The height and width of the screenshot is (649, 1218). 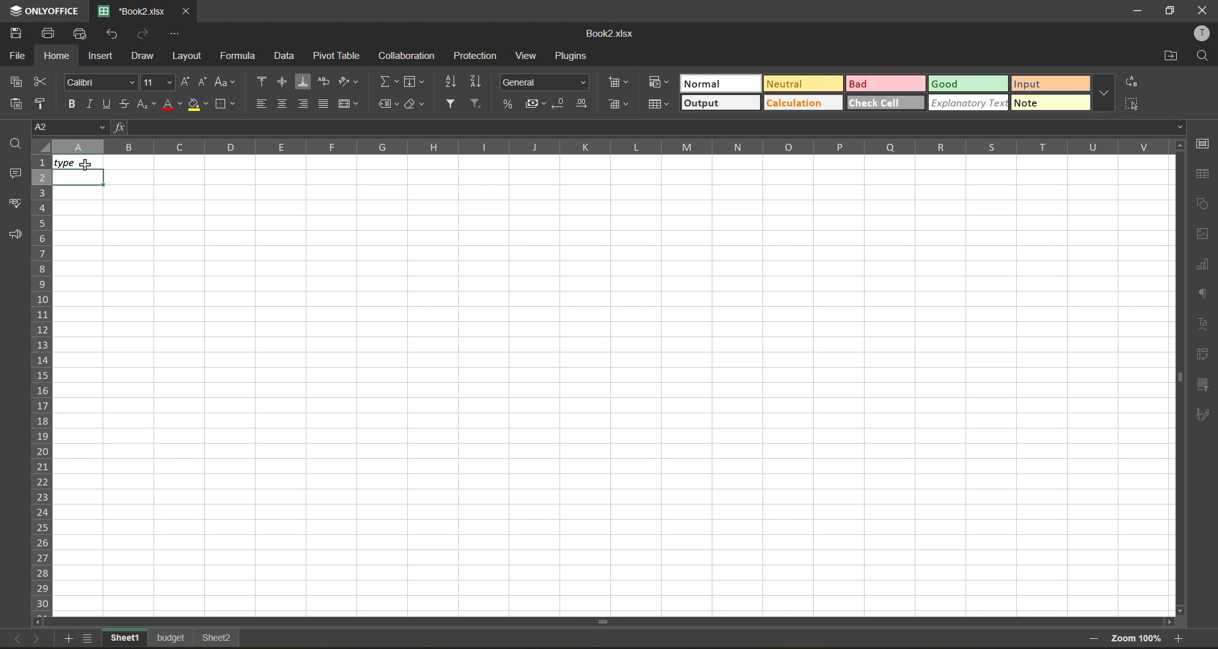 What do you see at coordinates (1202, 414) in the screenshot?
I see `signature` at bounding box center [1202, 414].